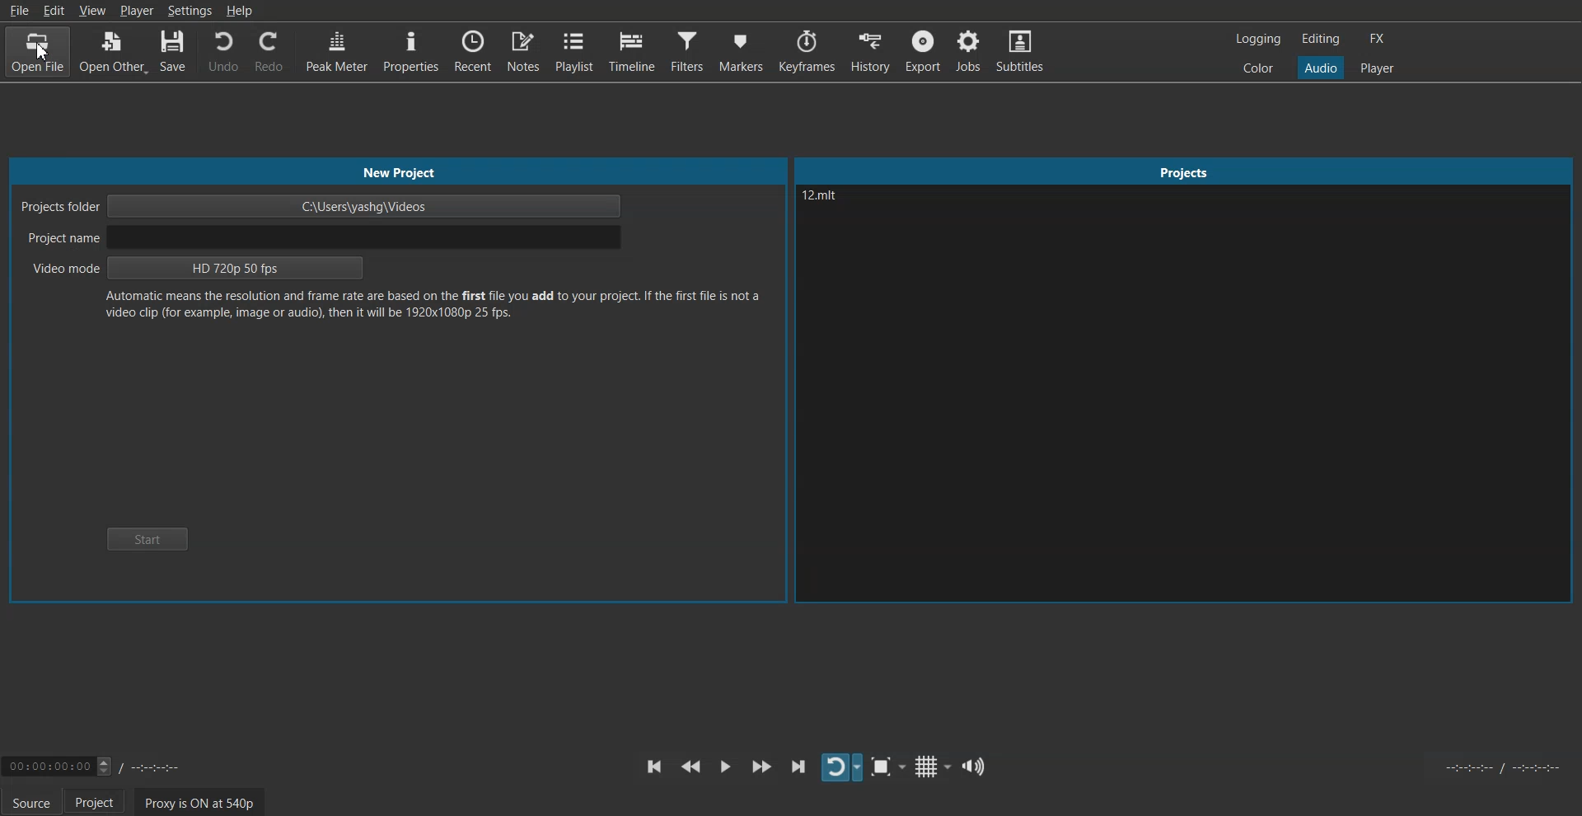  I want to click on Play Quickly Forwards, so click(761, 767).